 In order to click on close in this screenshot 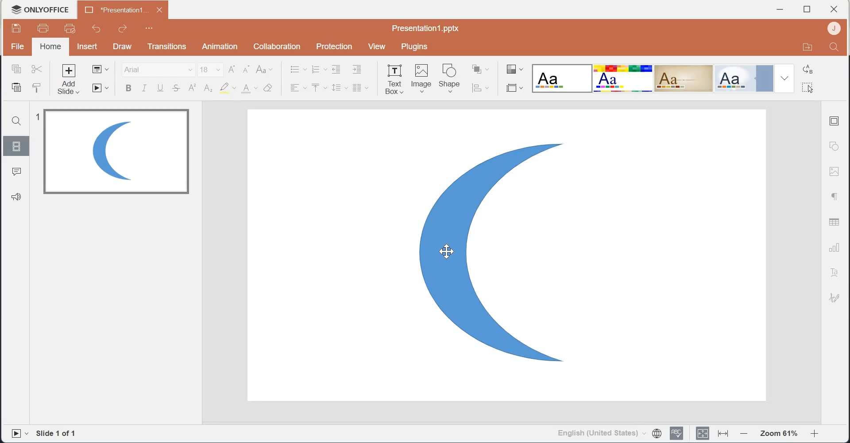, I will do `click(159, 9)`.